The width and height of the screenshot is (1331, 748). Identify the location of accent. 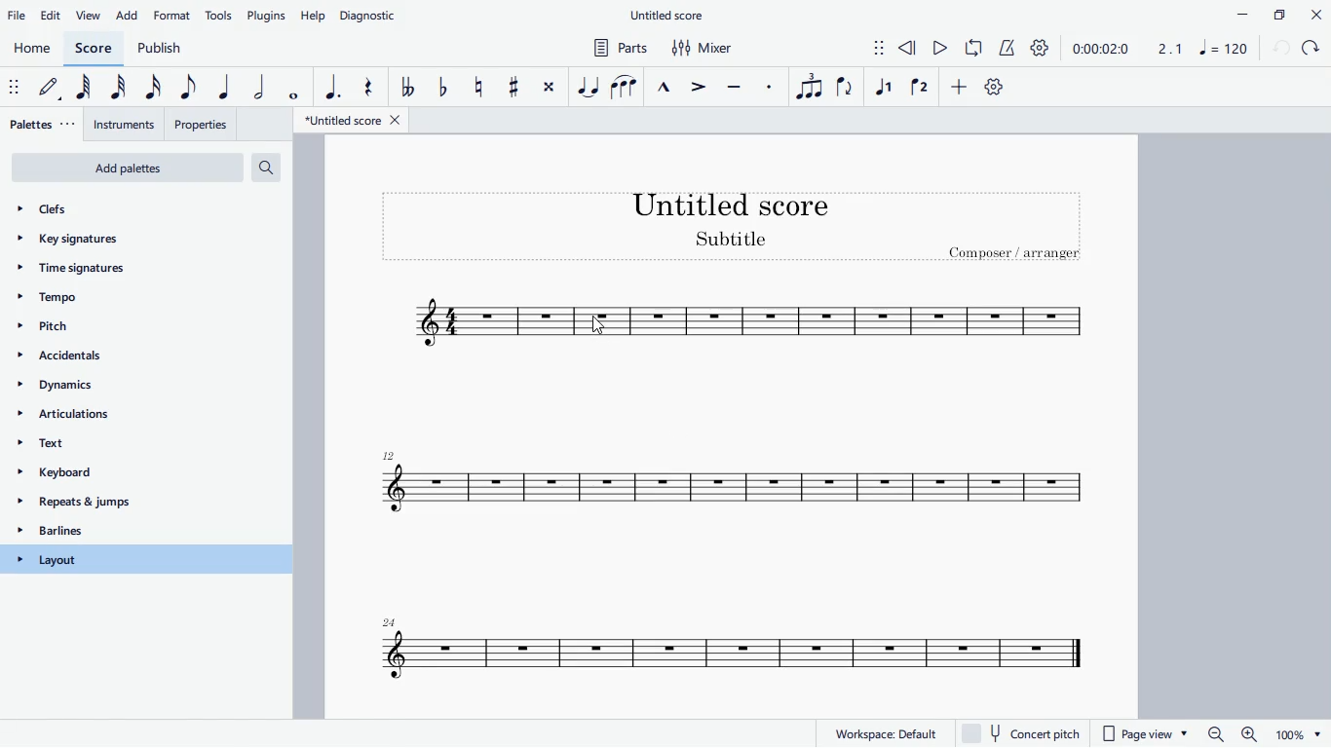
(701, 88).